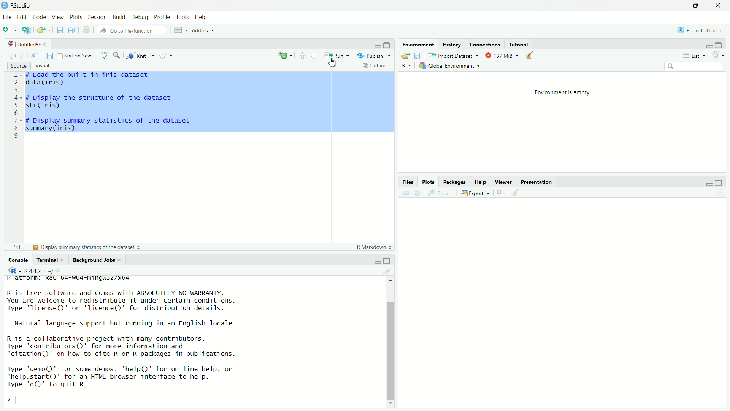 The height and width of the screenshot is (411, 730). Describe the element at coordinates (439, 193) in the screenshot. I see `Zoom` at that location.